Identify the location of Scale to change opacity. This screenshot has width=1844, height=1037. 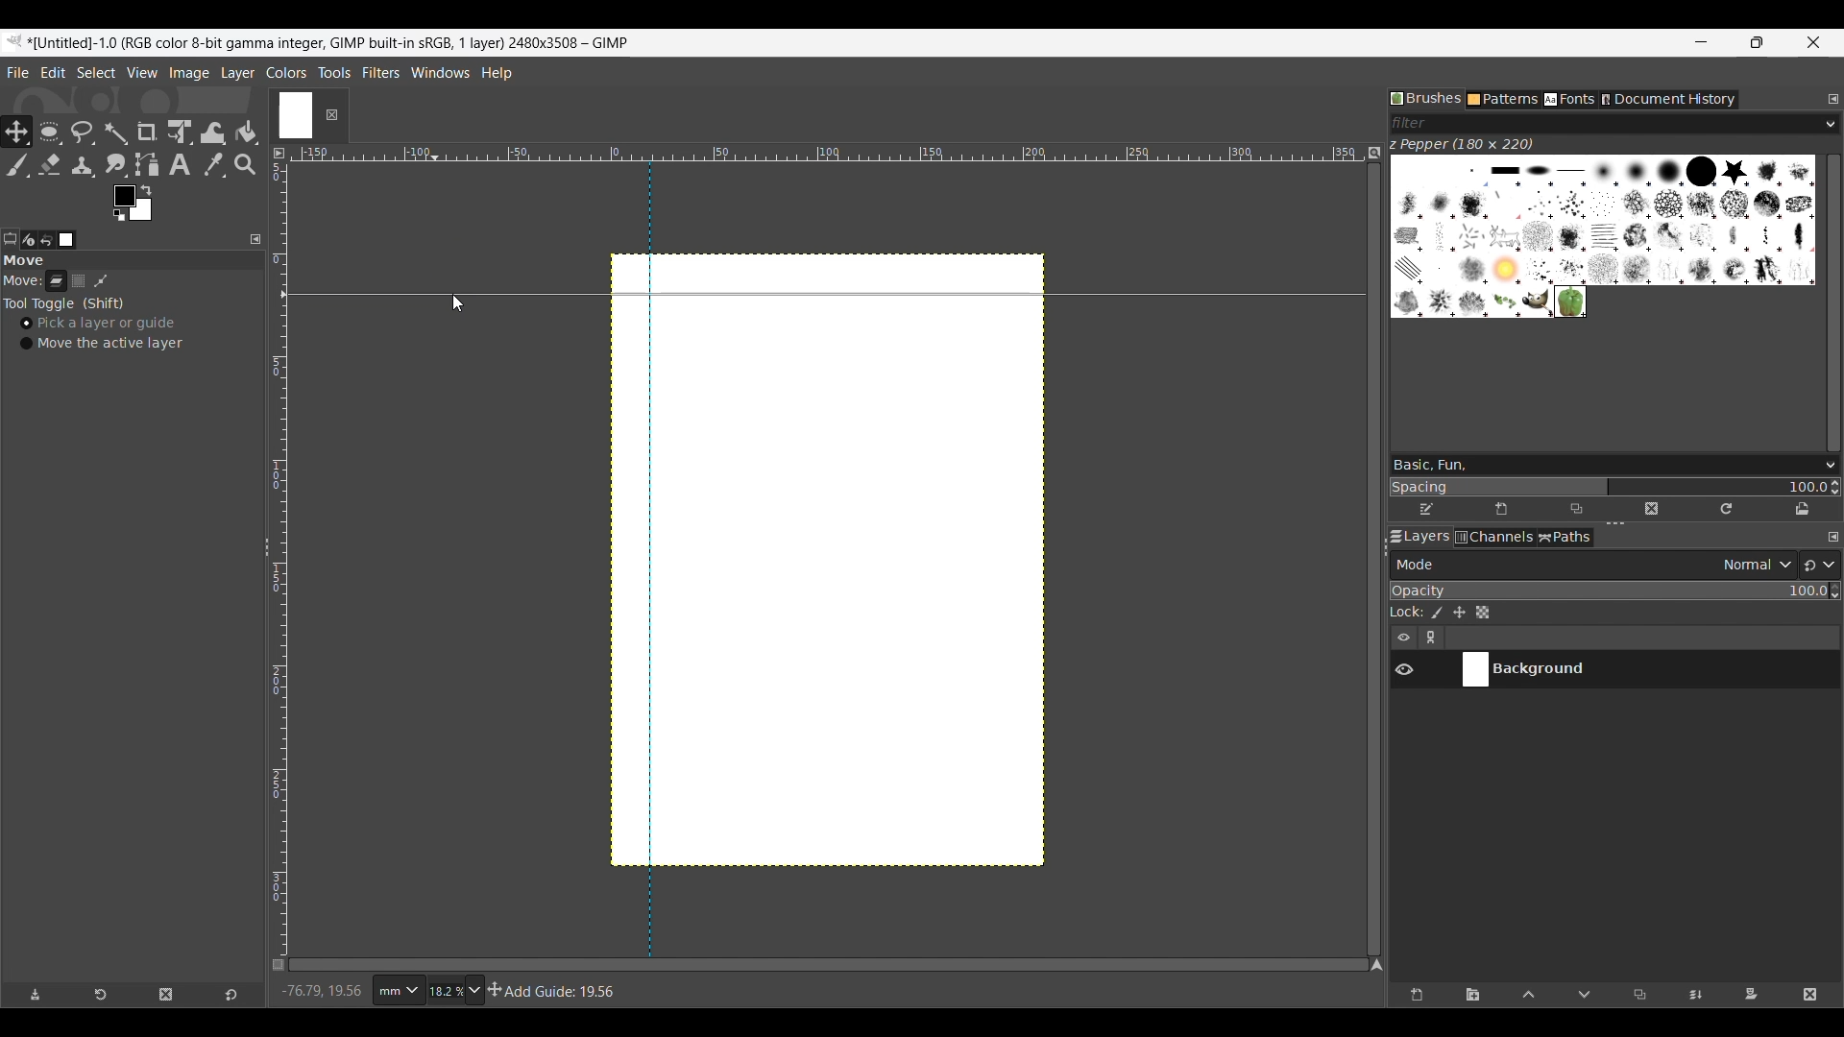
(1610, 591).